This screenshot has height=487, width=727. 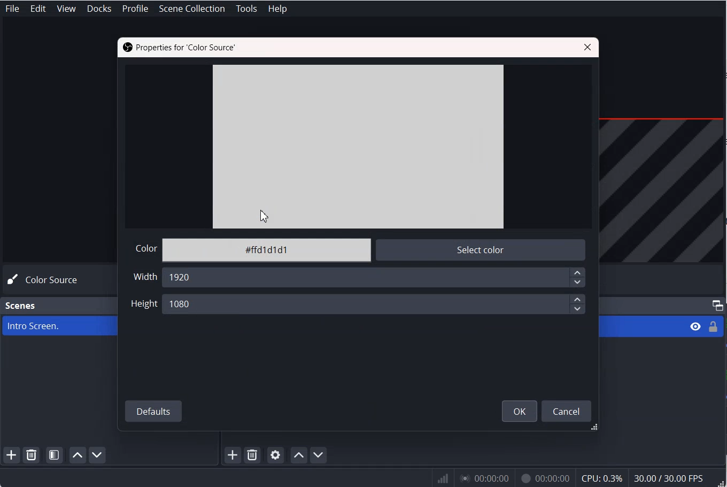 I want to click on Select color, so click(x=477, y=251).